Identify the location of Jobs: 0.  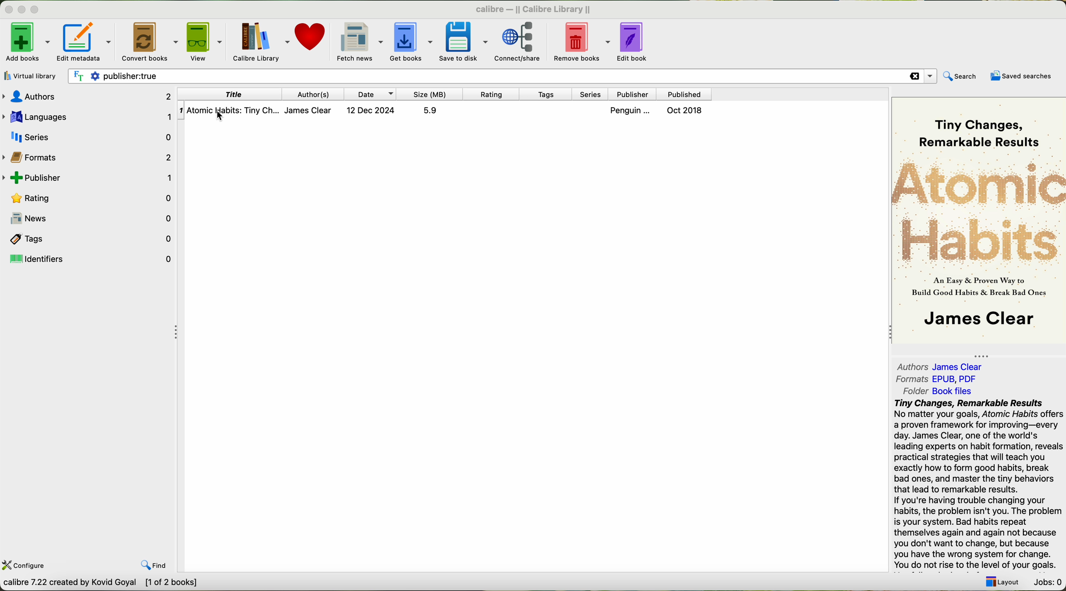
(1047, 583).